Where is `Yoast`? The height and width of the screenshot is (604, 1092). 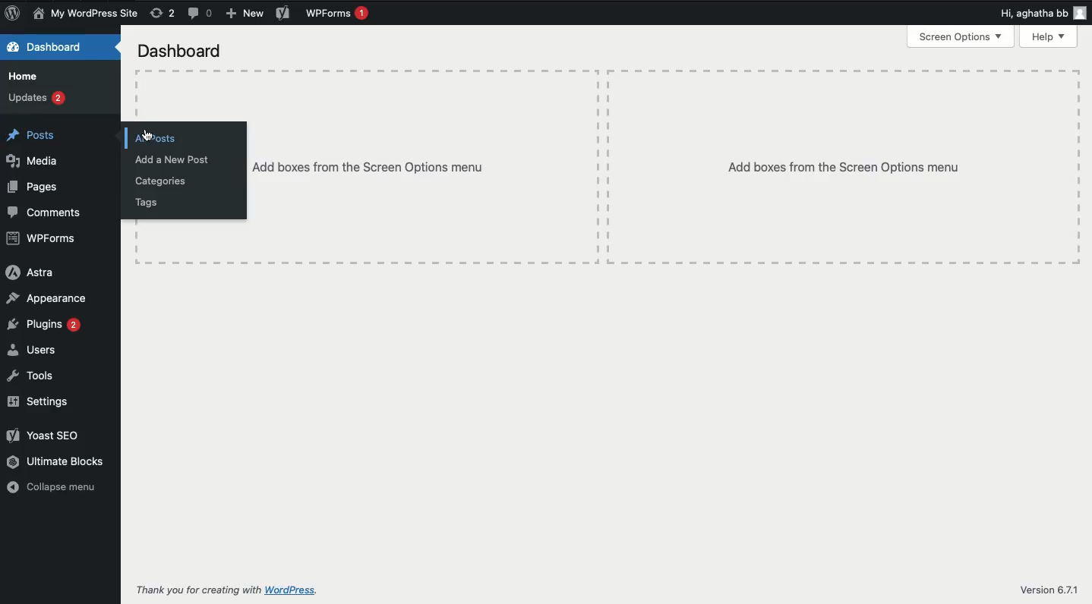 Yoast is located at coordinates (282, 14).